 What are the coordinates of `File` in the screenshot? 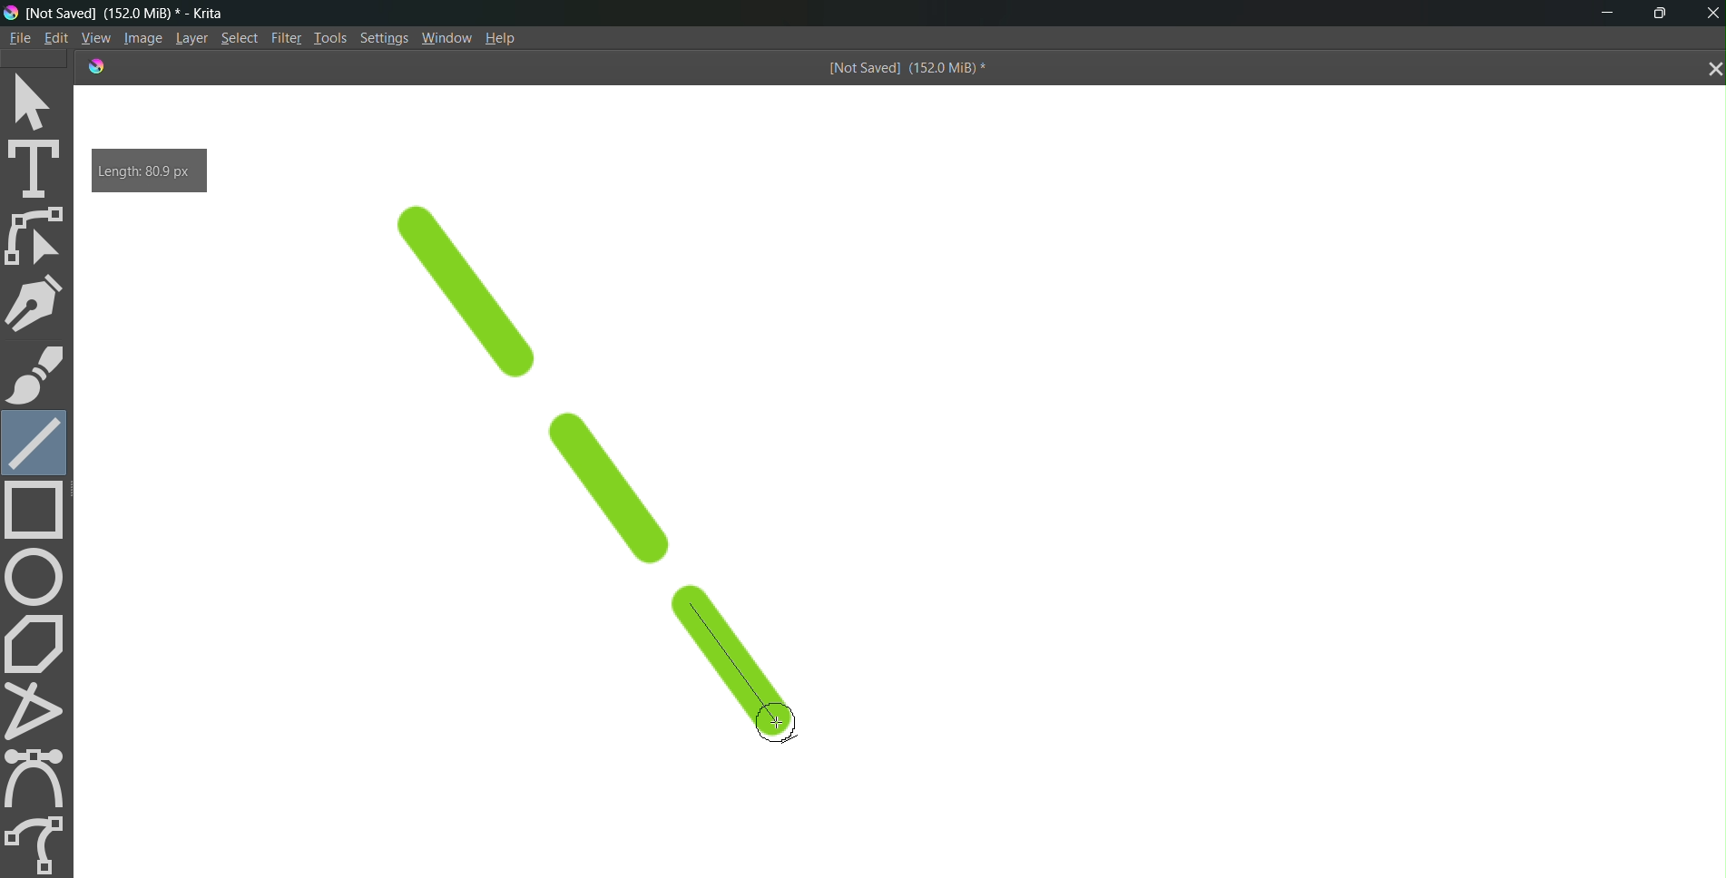 It's located at (18, 37).